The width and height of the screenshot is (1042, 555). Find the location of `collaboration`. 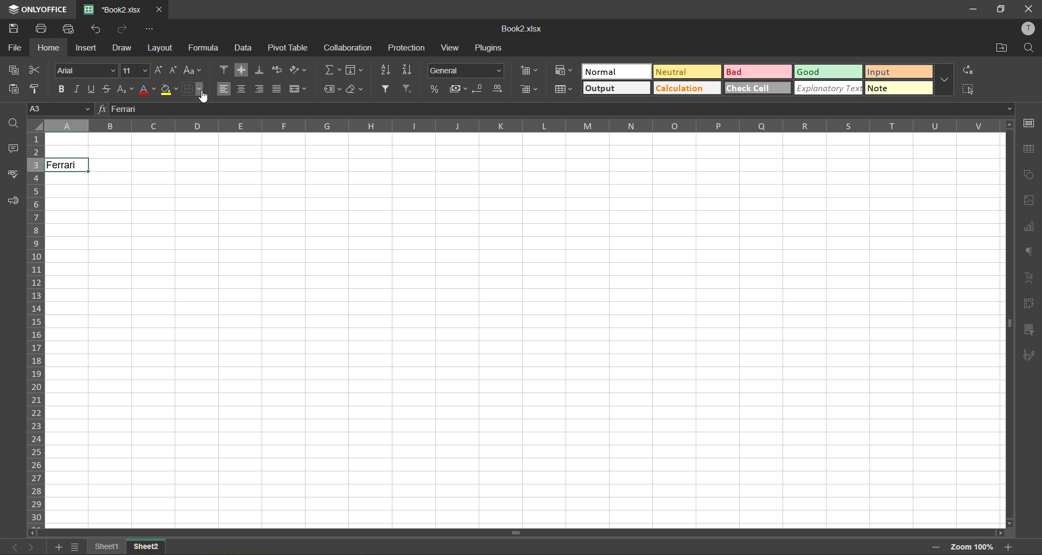

collaboration is located at coordinates (348, 48).